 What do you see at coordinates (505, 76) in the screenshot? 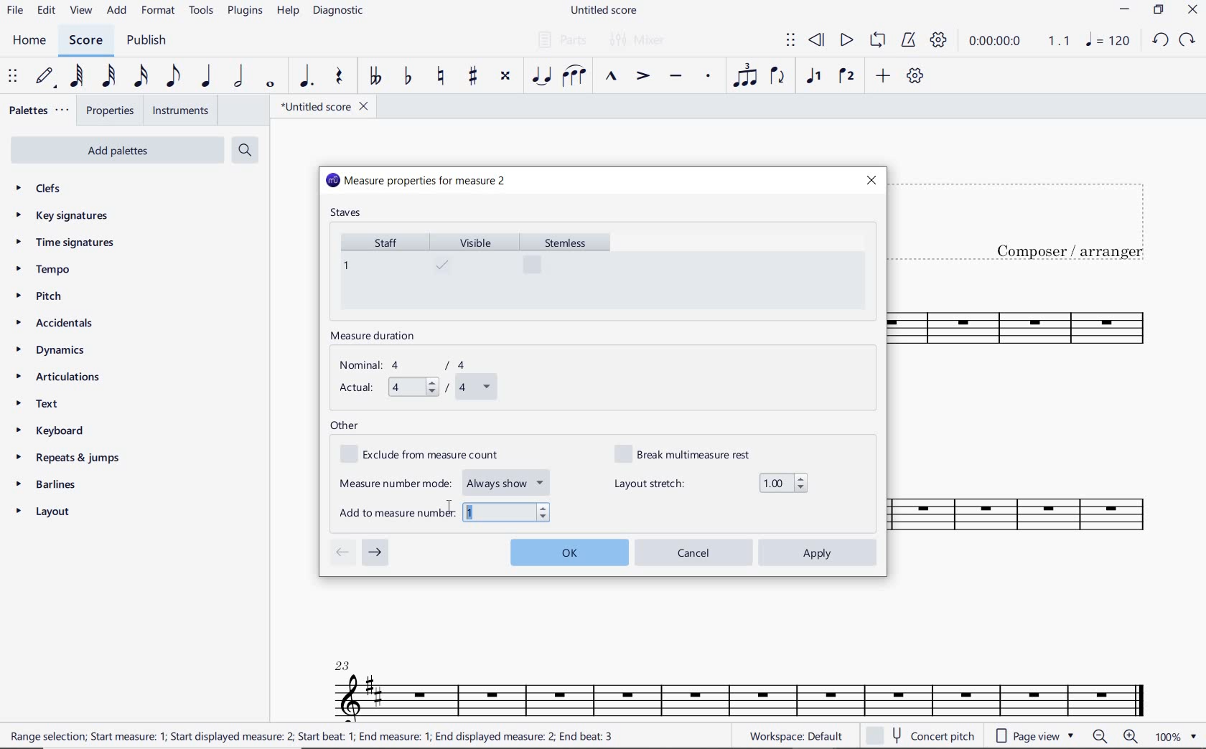
I see `TOGGLE DOUBLE-SHARP` at bounding box center [505, 76].